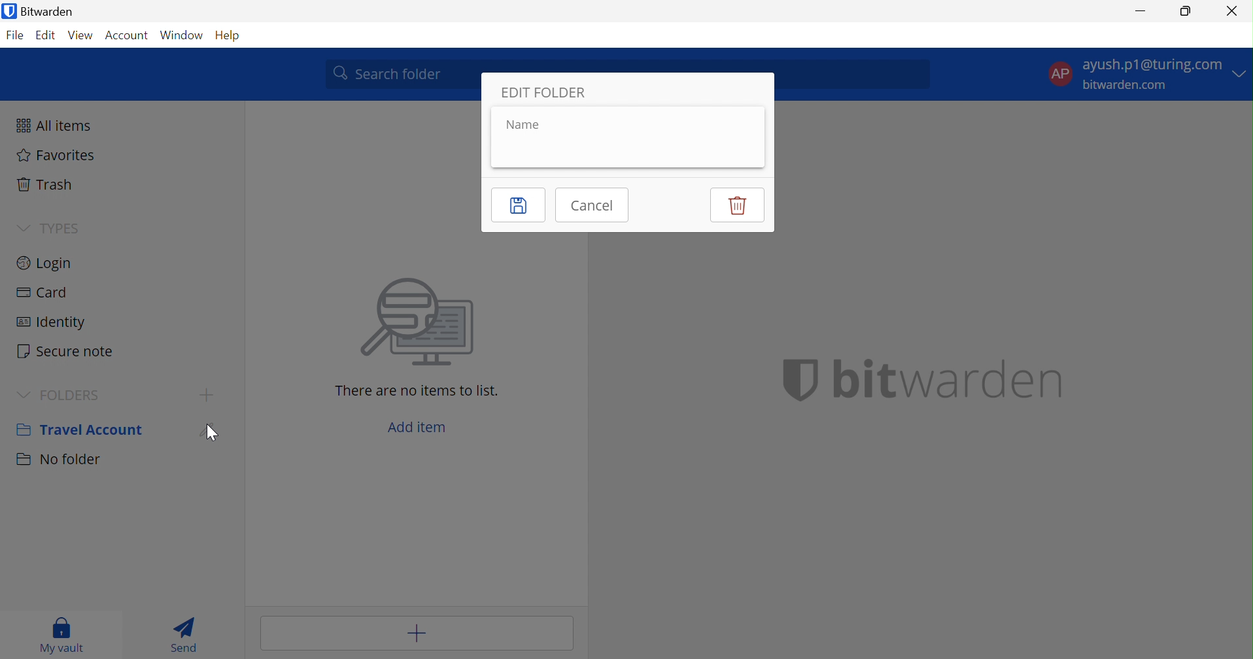  What do you see at coordinates (82, 35) in the screenshot?
I see `View` at bounding box center [82, 35].